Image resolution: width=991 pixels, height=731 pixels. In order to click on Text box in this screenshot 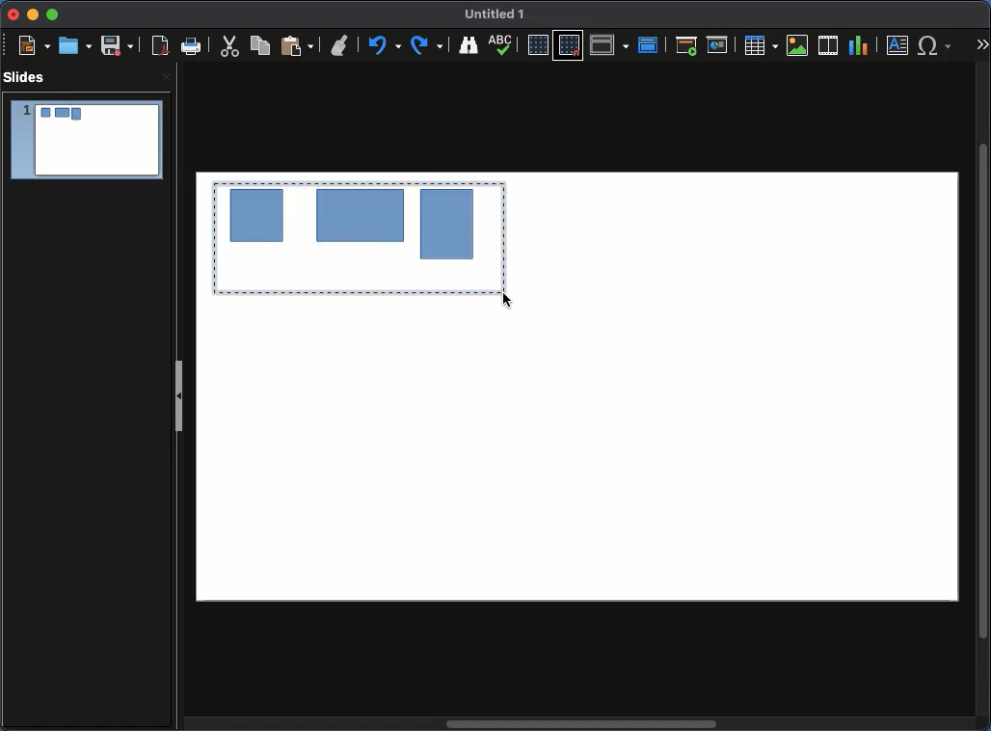, I will do `click(898, 45)`.